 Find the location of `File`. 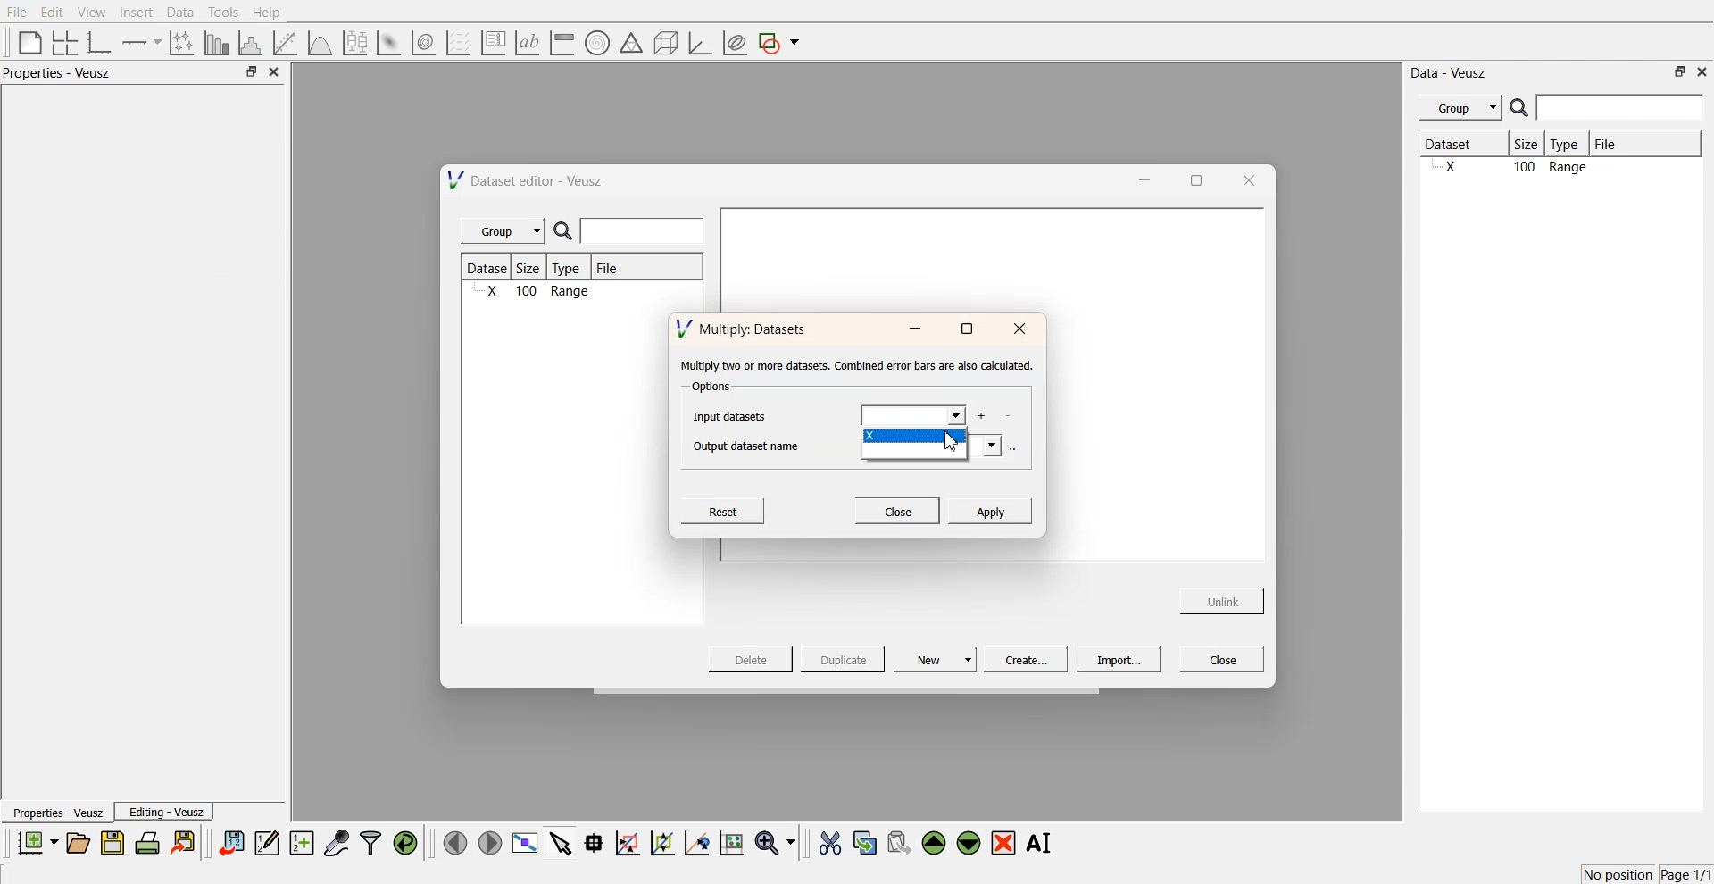

File is located at coordinates (1621, 144).